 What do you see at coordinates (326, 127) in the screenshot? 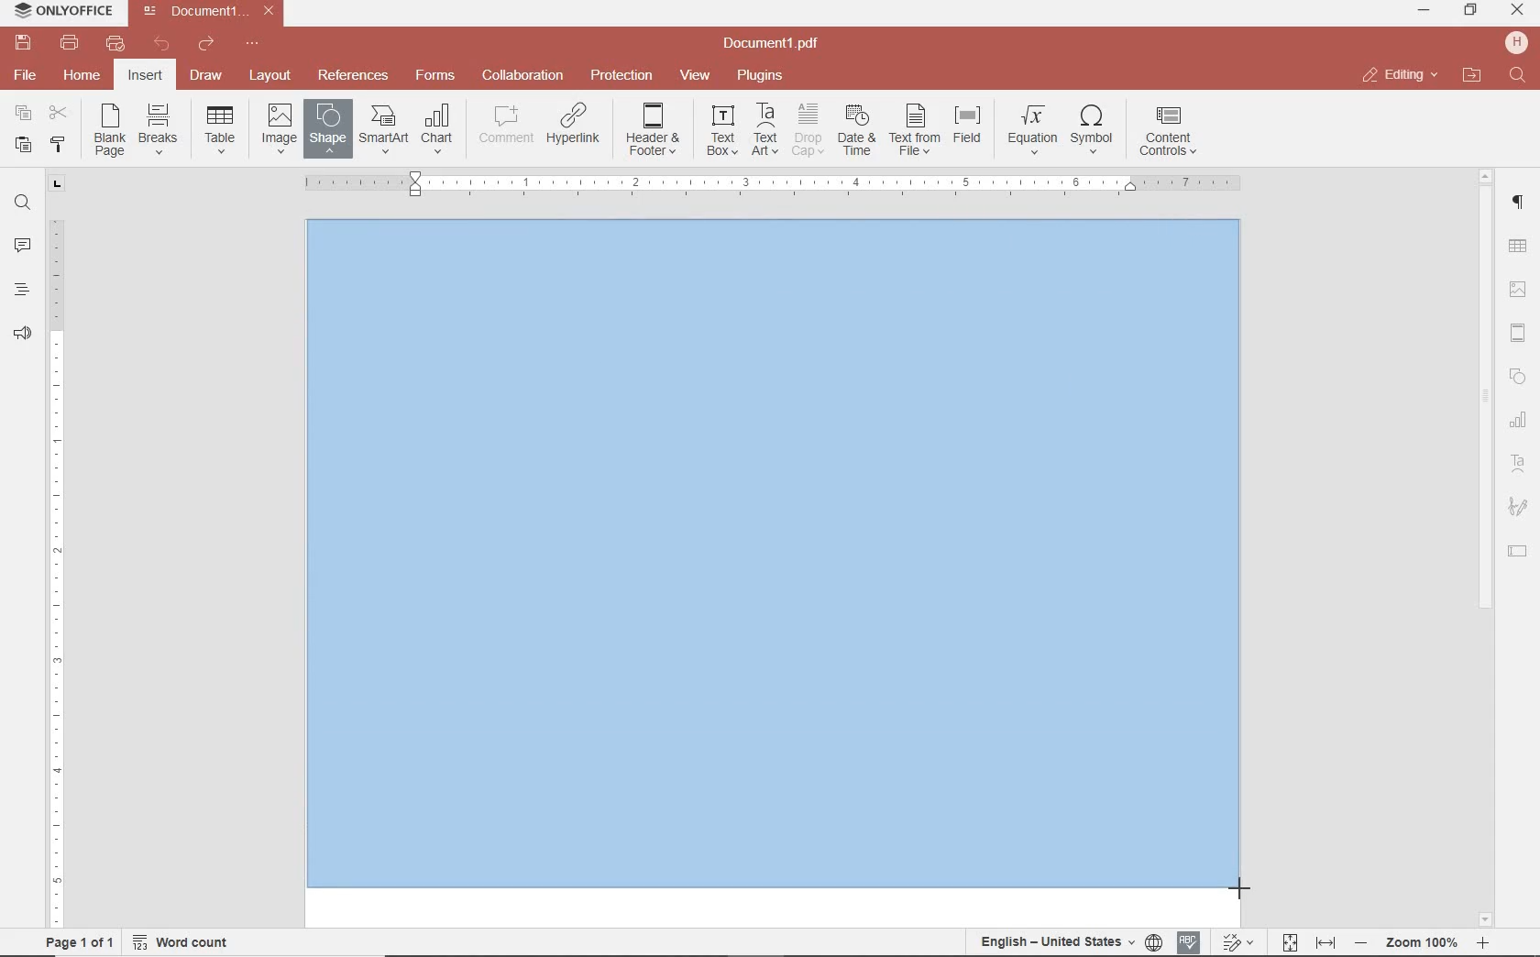
I see `INSERT SHAPE` at bounding box center [326, 127].